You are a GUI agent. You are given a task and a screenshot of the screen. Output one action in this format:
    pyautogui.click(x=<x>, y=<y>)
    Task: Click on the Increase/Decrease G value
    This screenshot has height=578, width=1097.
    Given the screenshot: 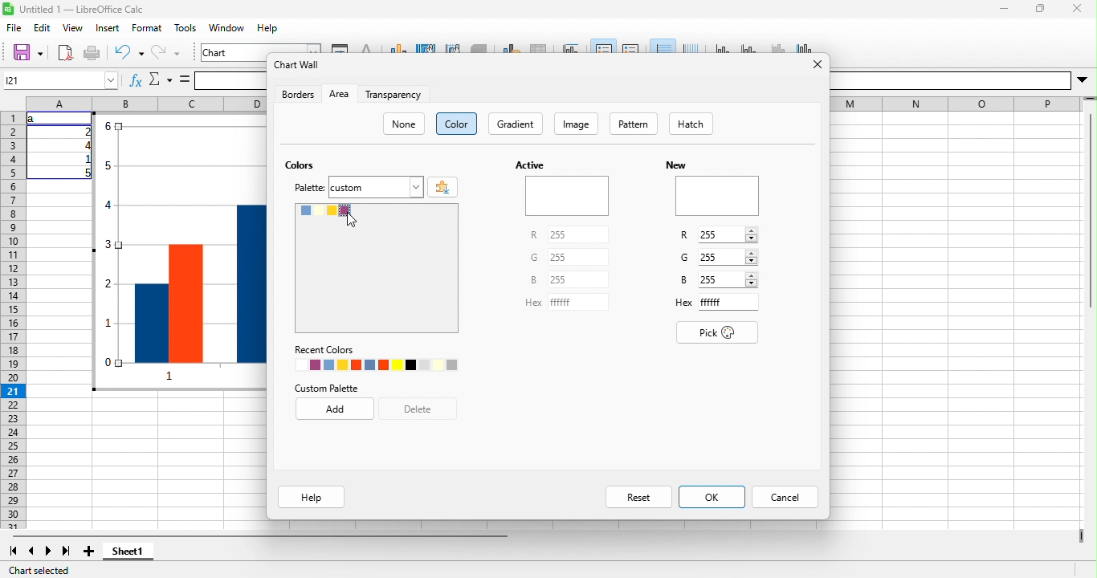 What is the action you would take?
    pyautogui.click(x=751, y=257)
    